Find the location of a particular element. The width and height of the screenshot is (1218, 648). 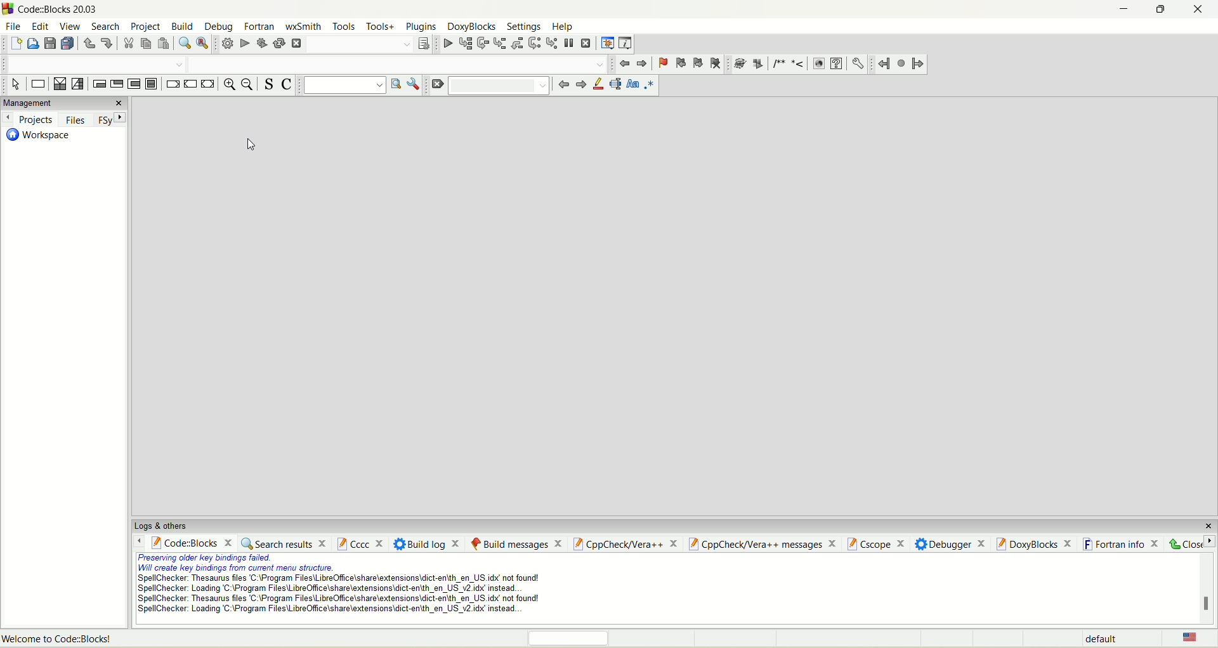

build messages is located at coordinates (514, 543).